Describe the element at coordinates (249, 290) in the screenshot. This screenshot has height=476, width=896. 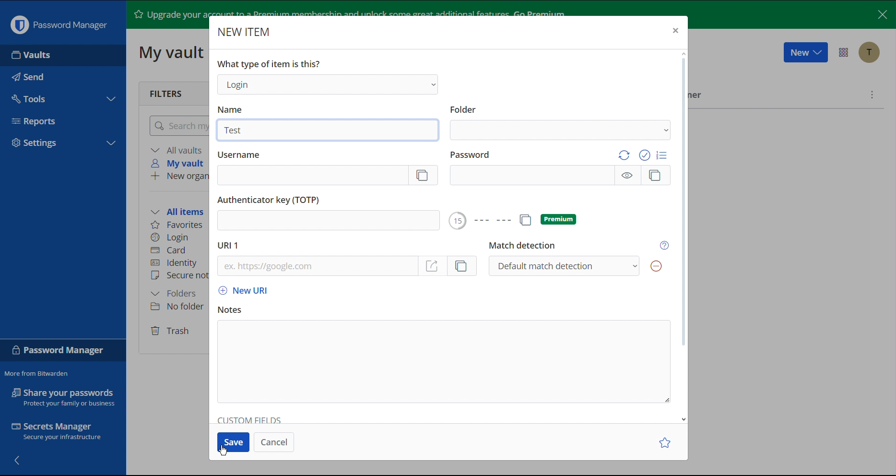
I see `New URL` at that location.